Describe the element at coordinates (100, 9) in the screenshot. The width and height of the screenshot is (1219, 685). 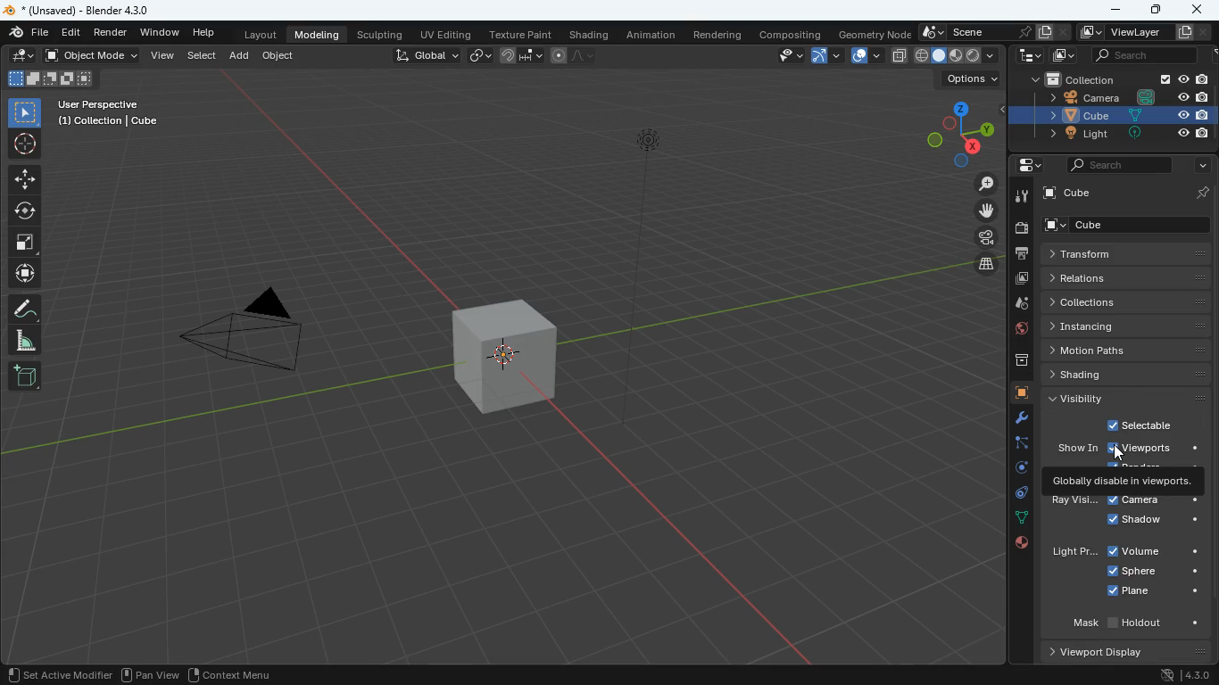
I see `blender` at that location.